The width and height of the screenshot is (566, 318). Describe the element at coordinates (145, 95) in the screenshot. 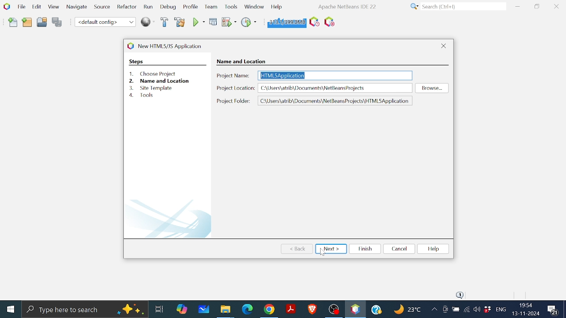

I see `4. Tools` at that location.